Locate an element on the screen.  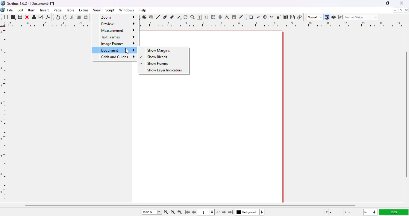
zoom to 100% is located at coordinates (172, 212).